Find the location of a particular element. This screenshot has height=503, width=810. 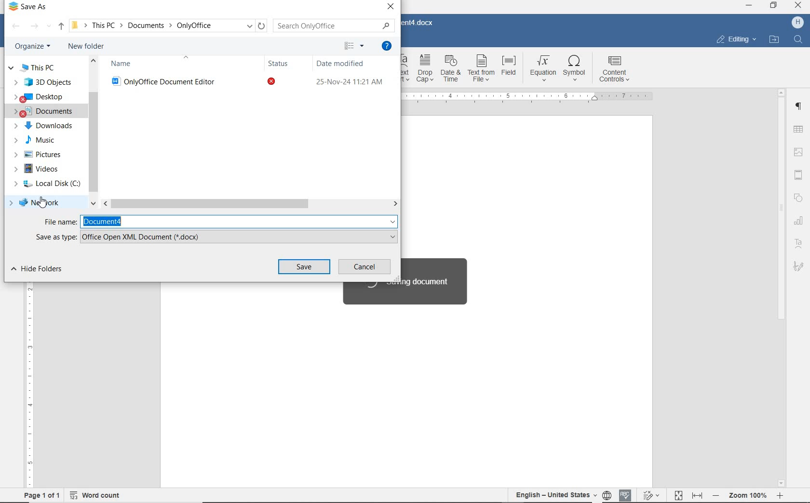

RESTORE is located at coordinates (774, 5).